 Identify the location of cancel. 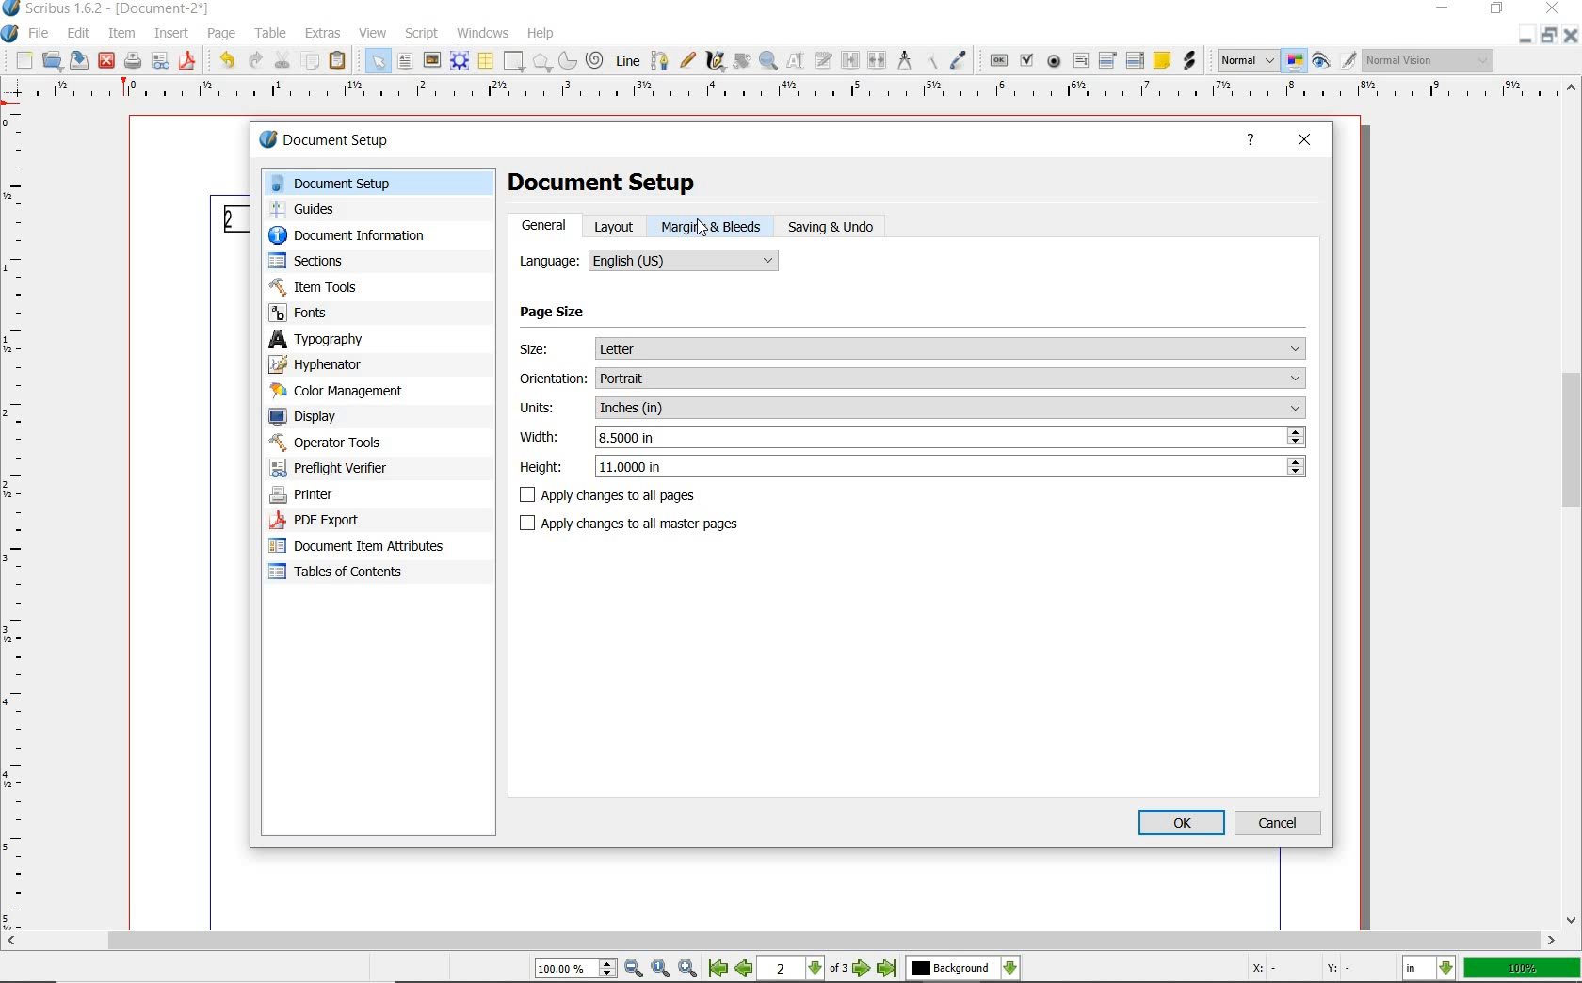
(1281, 822).